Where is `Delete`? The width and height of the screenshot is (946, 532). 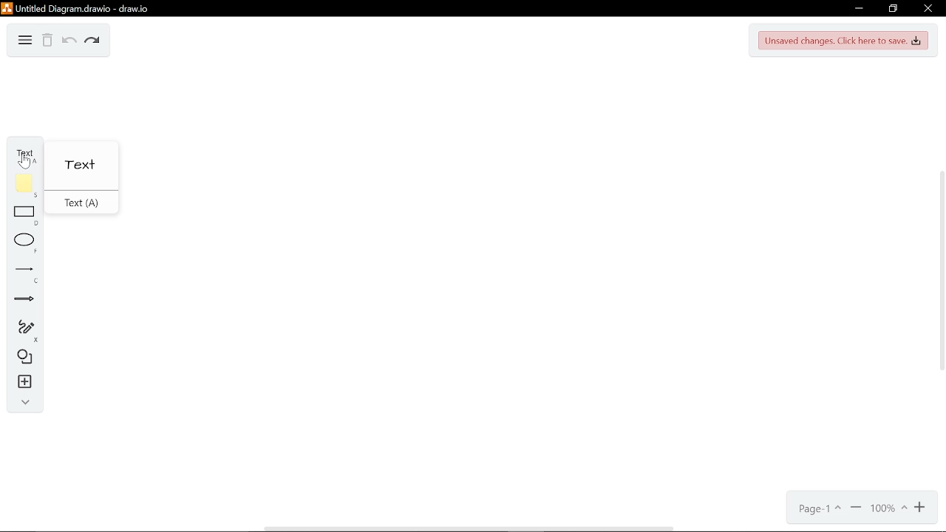
Delete is located at coordinates (47, 41).